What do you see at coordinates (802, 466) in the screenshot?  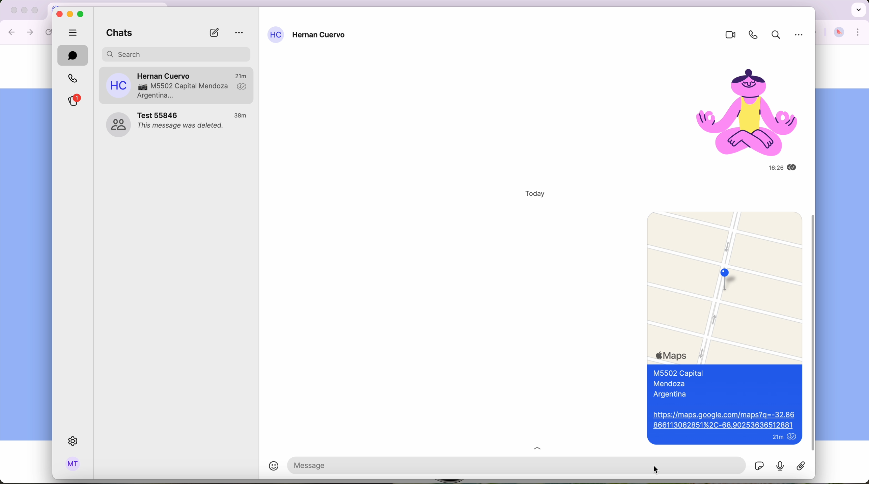 I see `sticker` at bounding box center [802, 466].